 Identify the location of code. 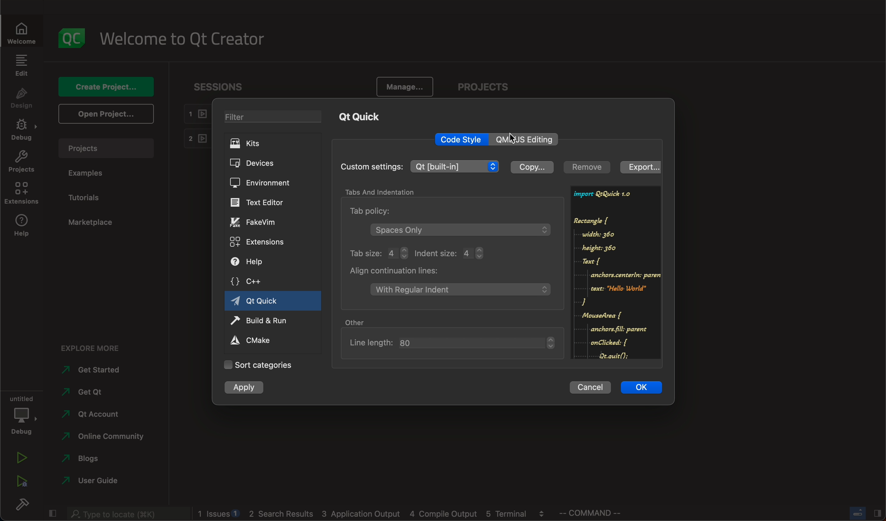
(461, 140).